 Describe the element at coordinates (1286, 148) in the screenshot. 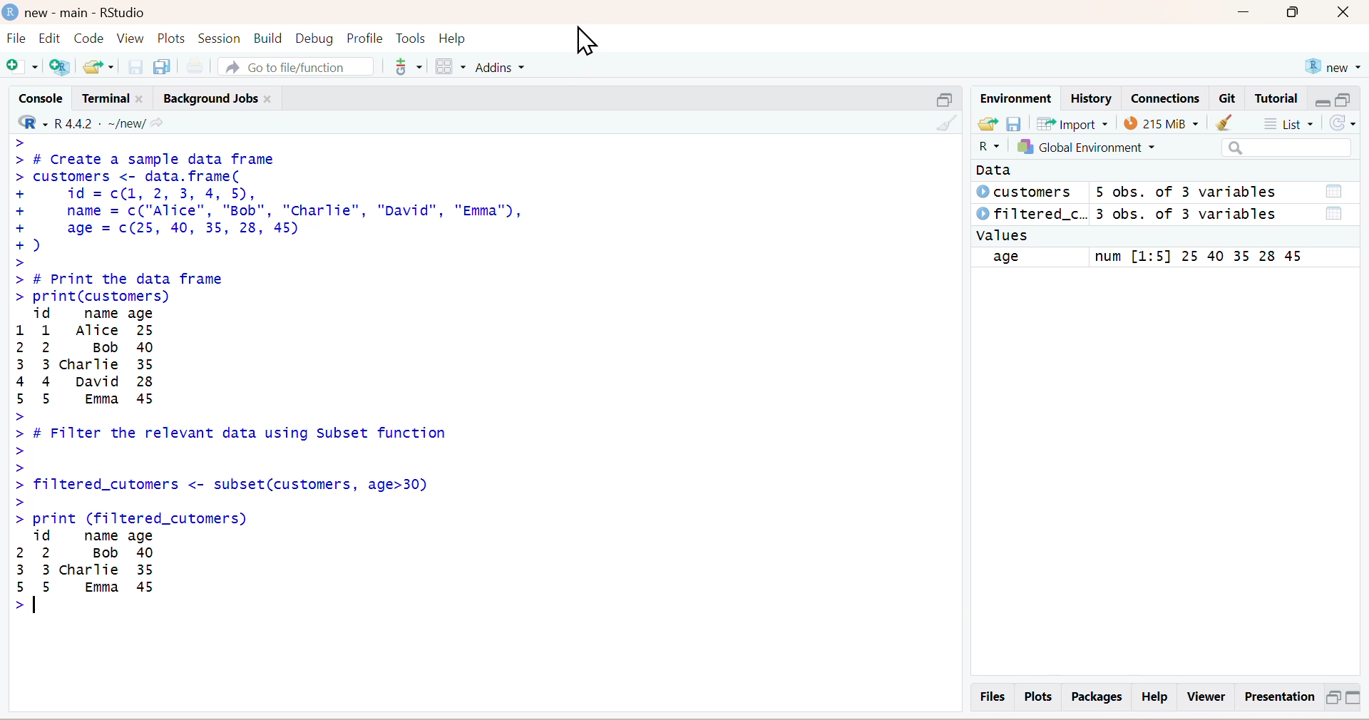

I see `Search bar` at that location.